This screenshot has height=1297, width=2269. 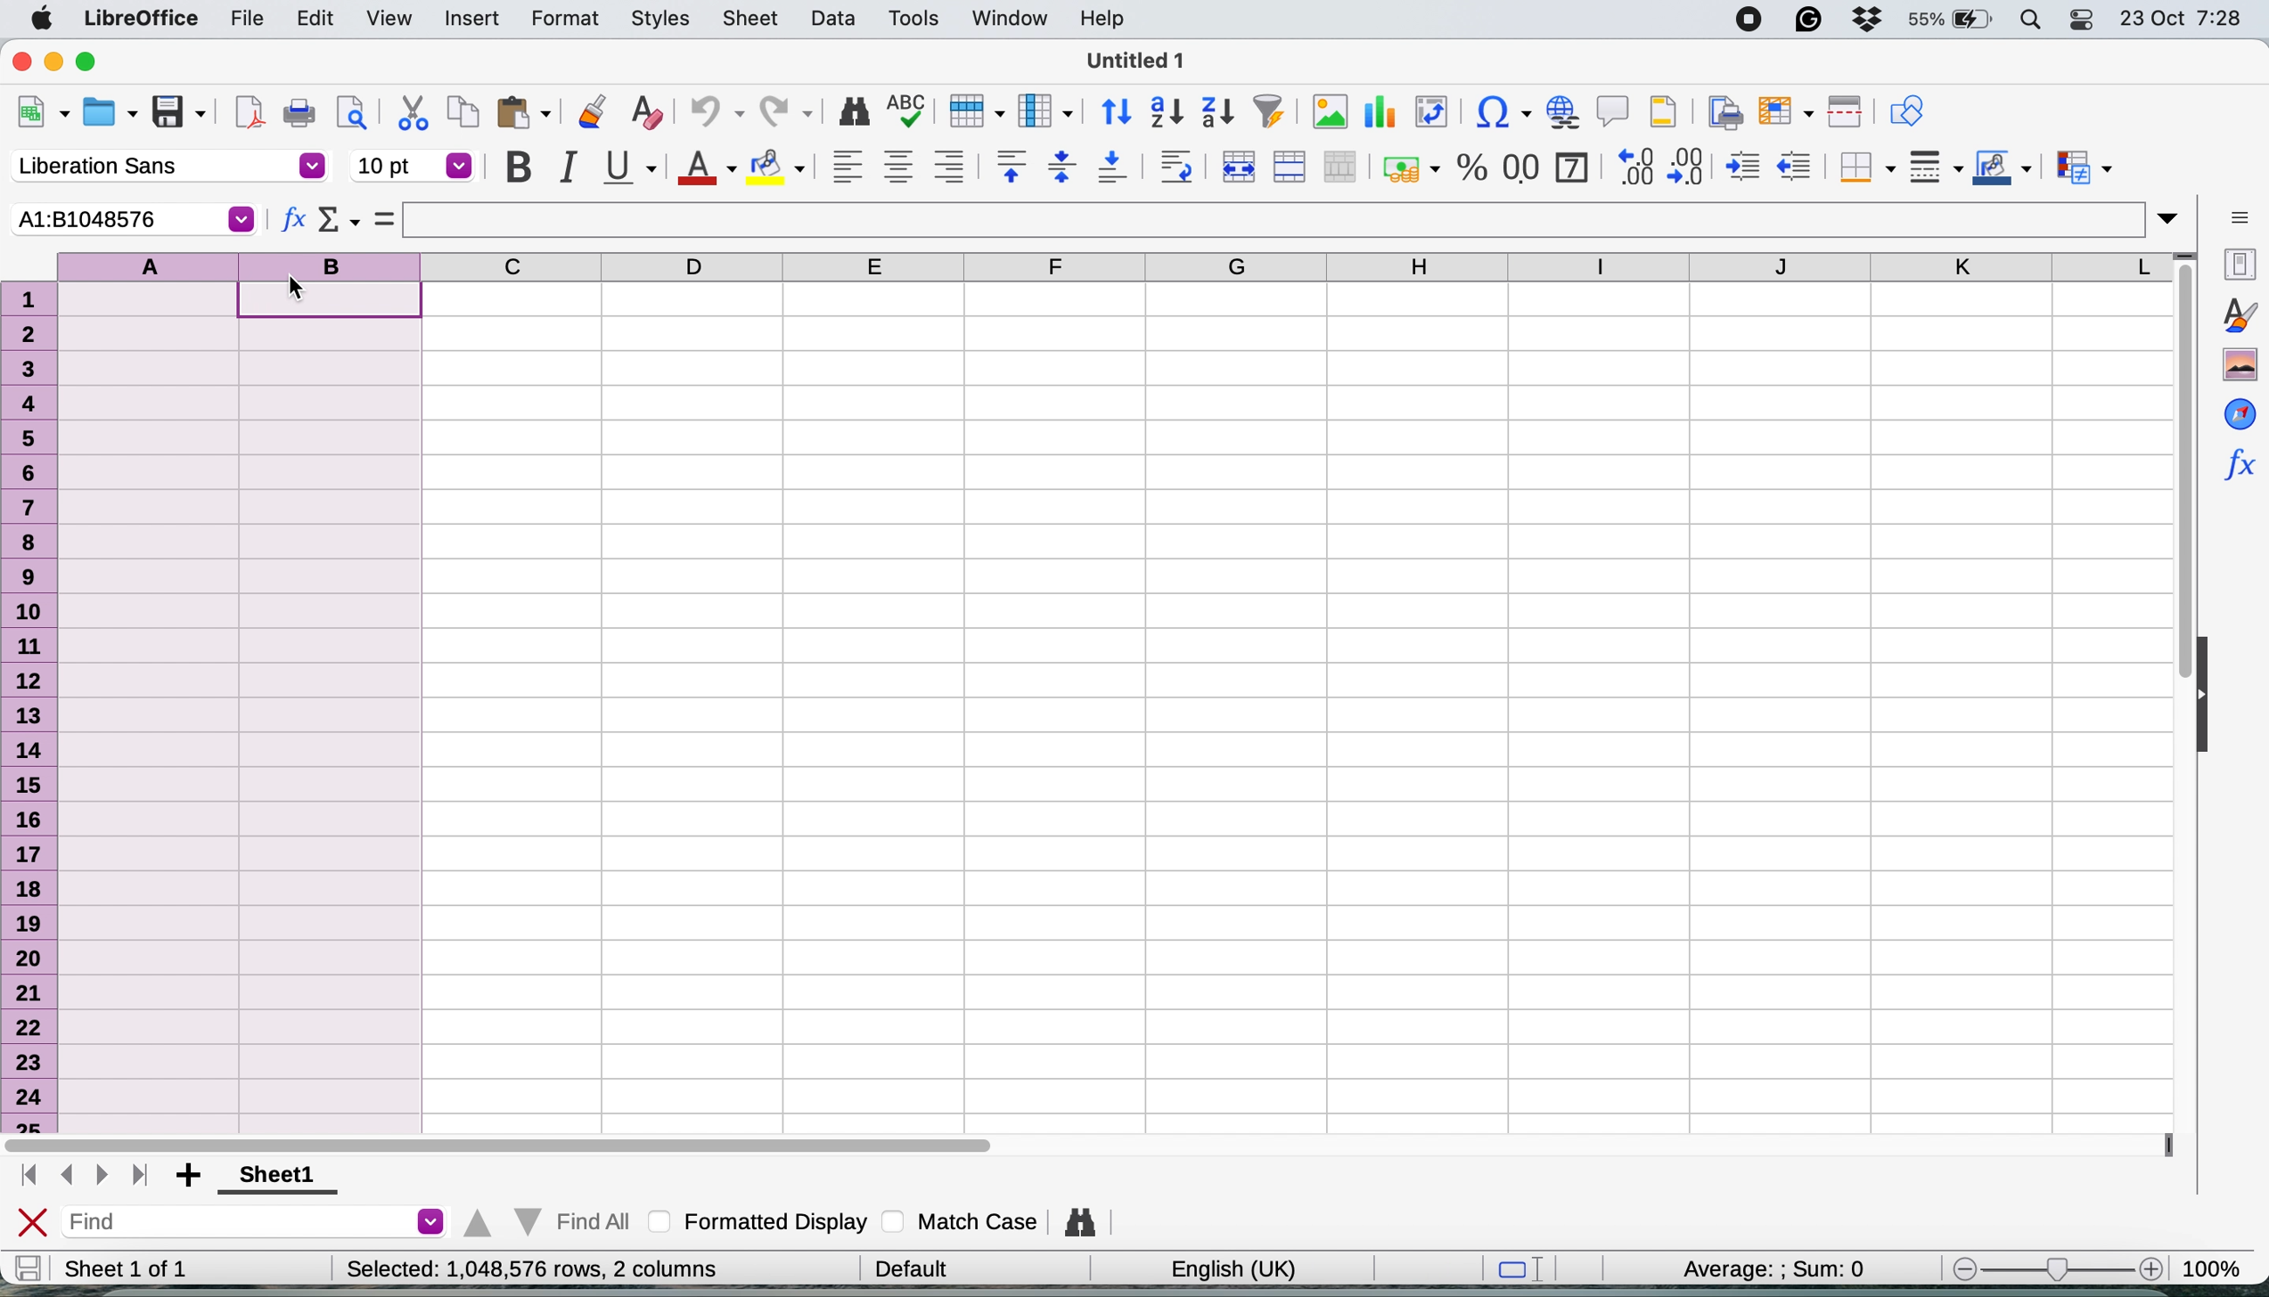 What do you see at coordinates (408, 113) in the screenshot?
I see `cut` at bounding box center [408, 113].